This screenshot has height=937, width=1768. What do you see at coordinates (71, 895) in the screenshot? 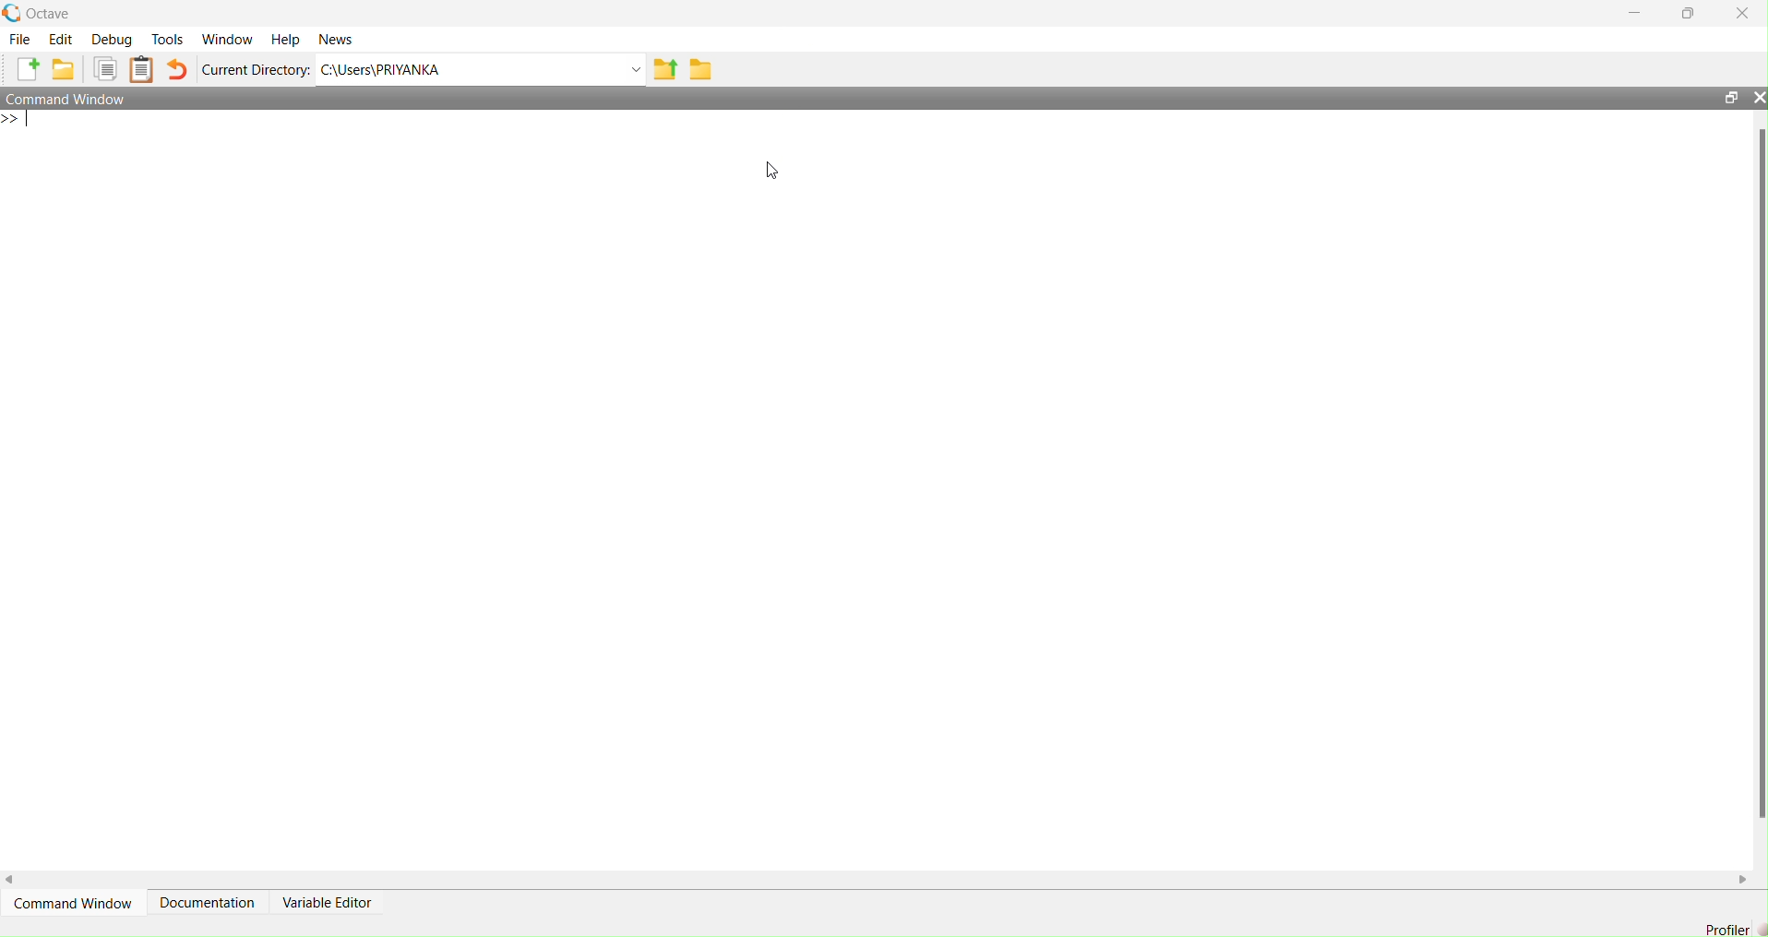
I see `Command Window` at bounding box center [71, 895].